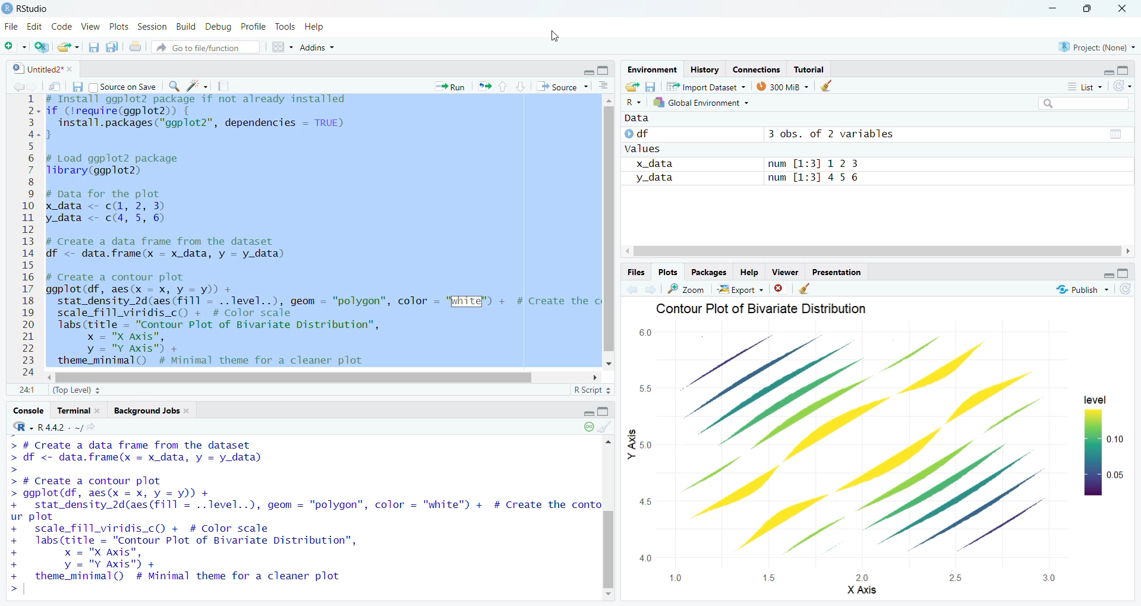  Describe the element at coordinates (587, 71) in the screenshot. I see `hide r script` at that location.